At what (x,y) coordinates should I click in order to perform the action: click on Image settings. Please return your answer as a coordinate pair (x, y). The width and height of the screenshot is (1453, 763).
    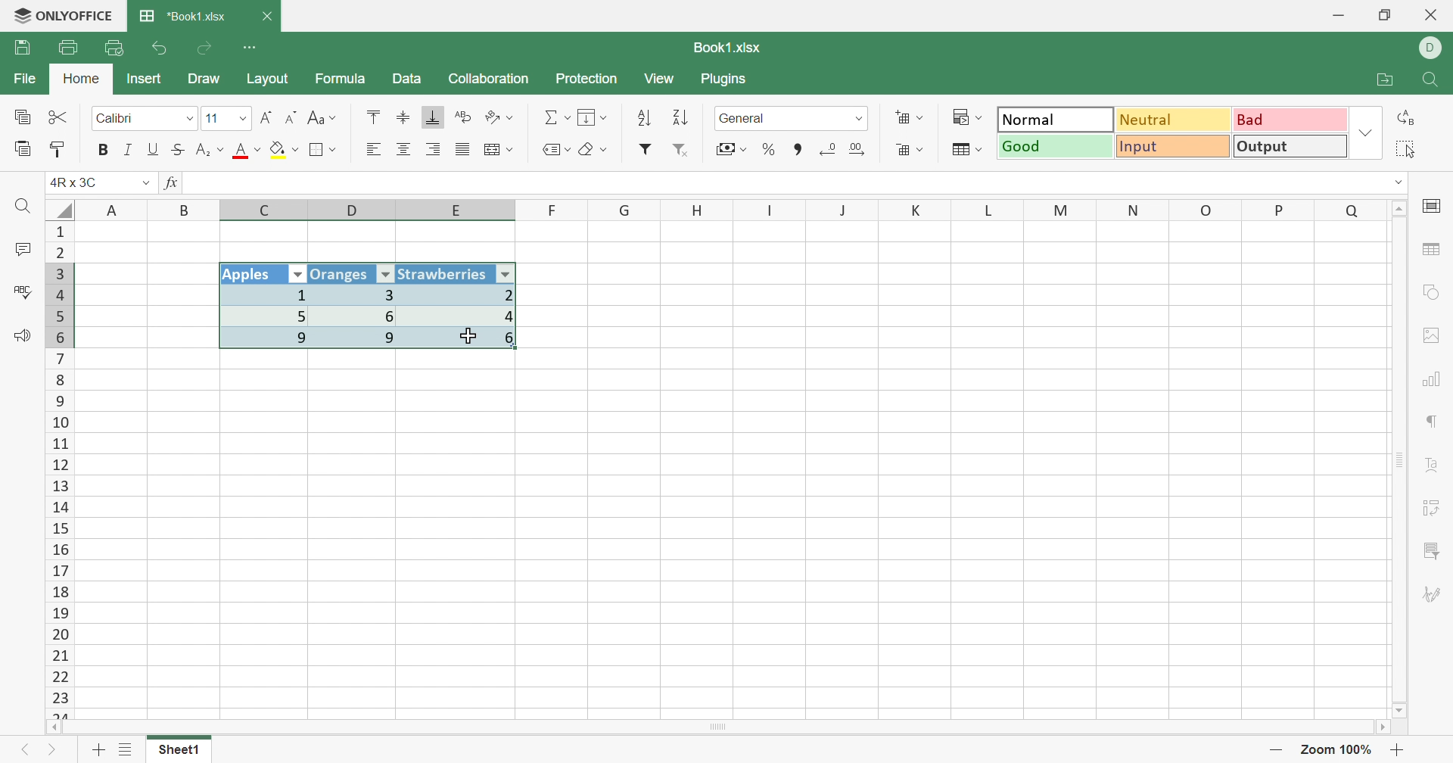
    Looking at the image, I should click on (1436, 335).